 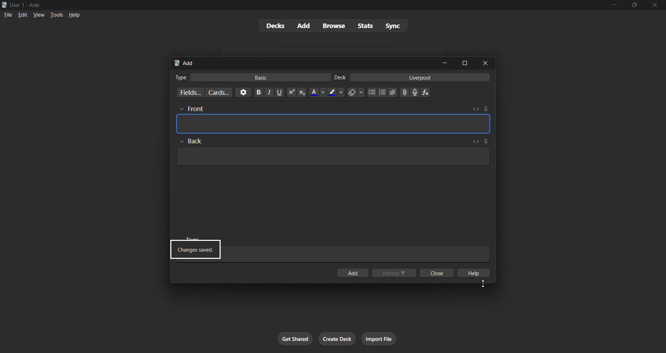 I want to click on italic, so click(x=268, y=93).